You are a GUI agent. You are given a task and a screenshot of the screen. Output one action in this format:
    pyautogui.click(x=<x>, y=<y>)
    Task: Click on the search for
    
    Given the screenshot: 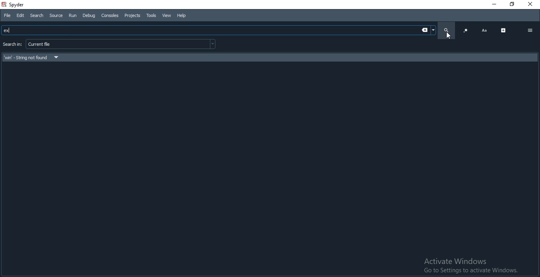 What is the action you would take?
    pyautogui.click(x=12, y=45)
    